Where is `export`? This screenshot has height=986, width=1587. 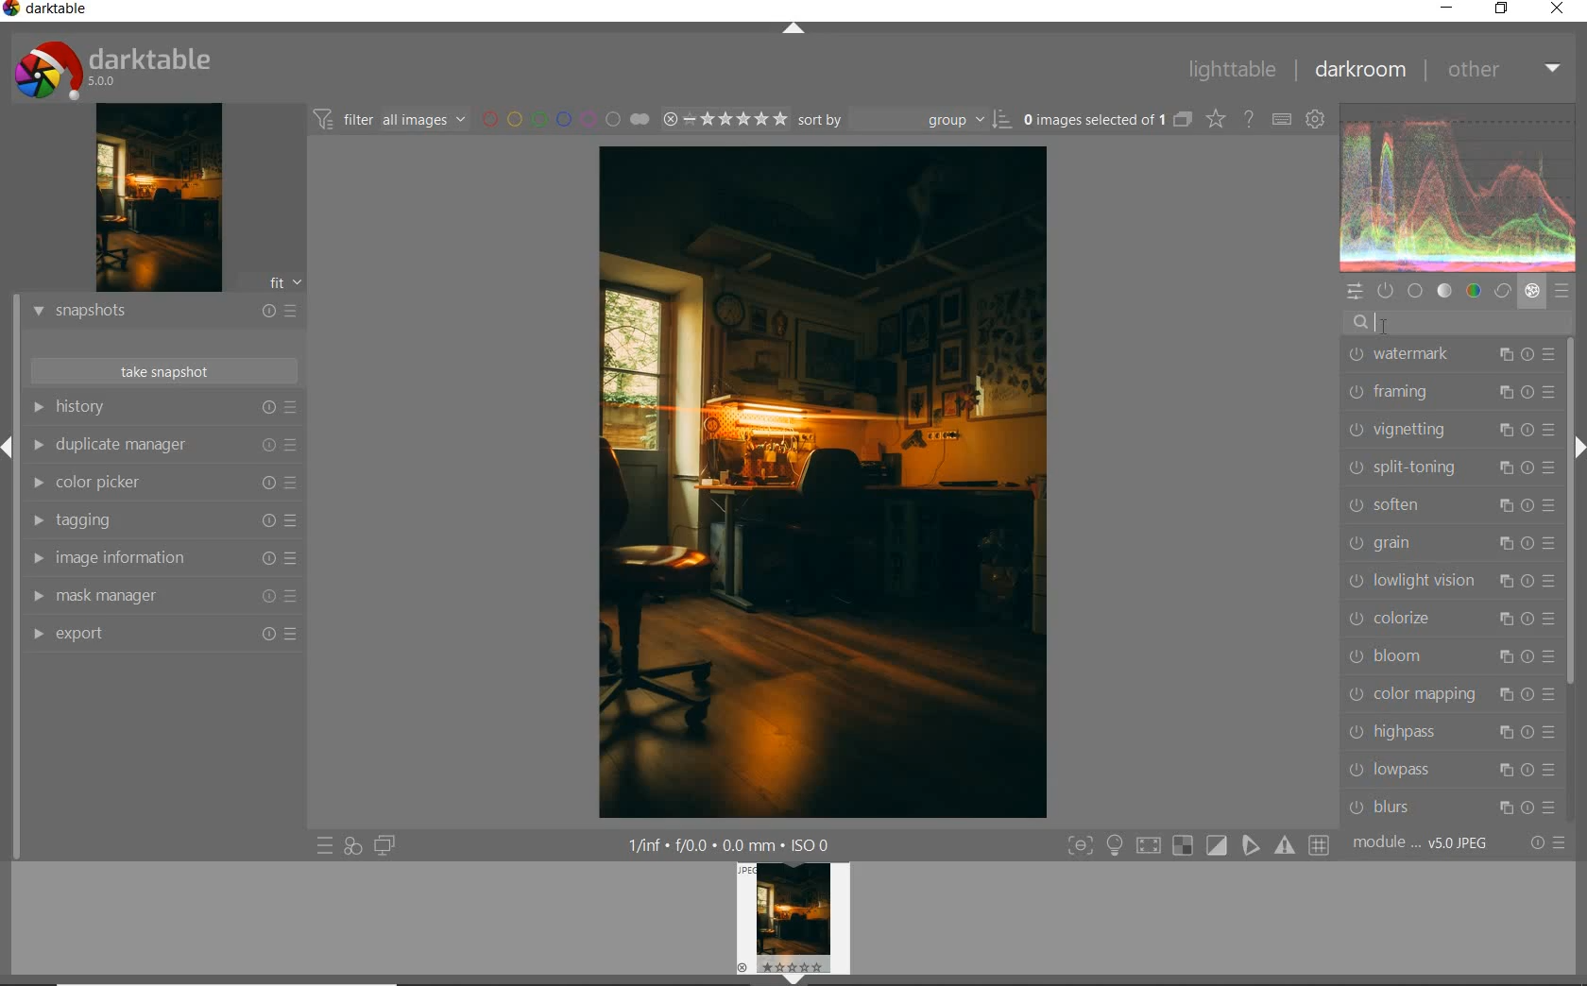 export is located at coordinates (162, 635).